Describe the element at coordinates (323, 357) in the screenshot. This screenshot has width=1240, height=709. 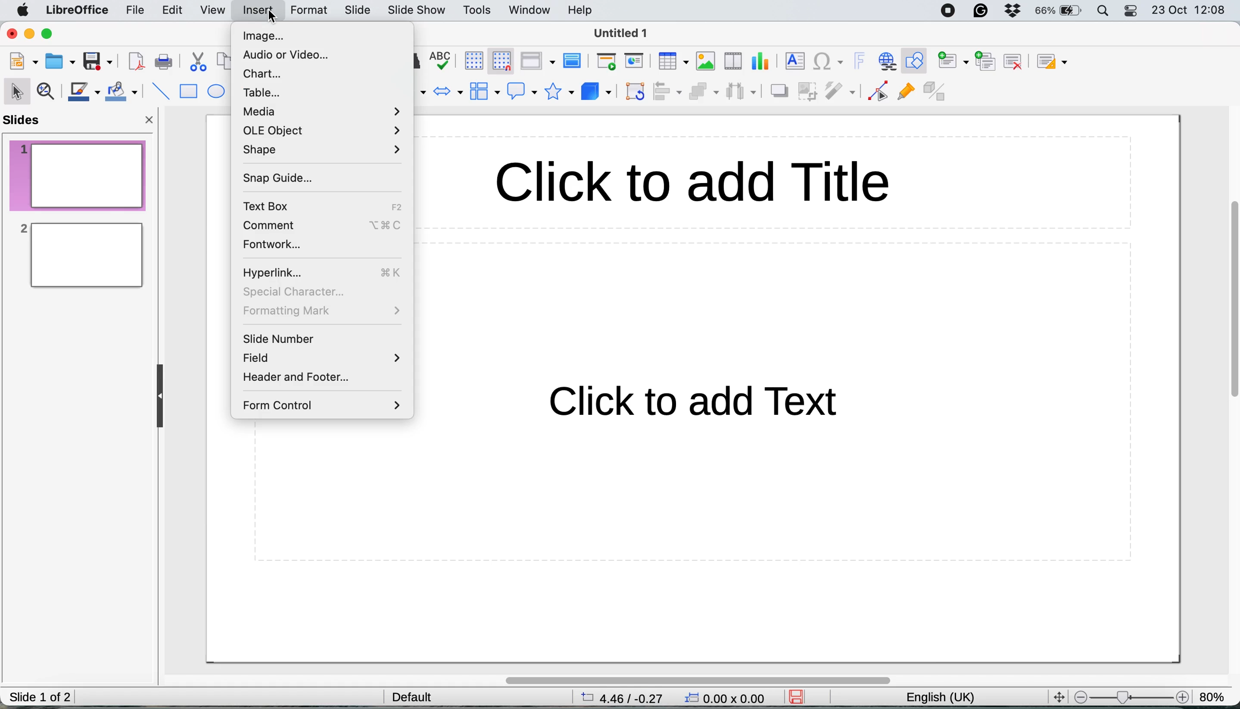
I see `field` at that location.